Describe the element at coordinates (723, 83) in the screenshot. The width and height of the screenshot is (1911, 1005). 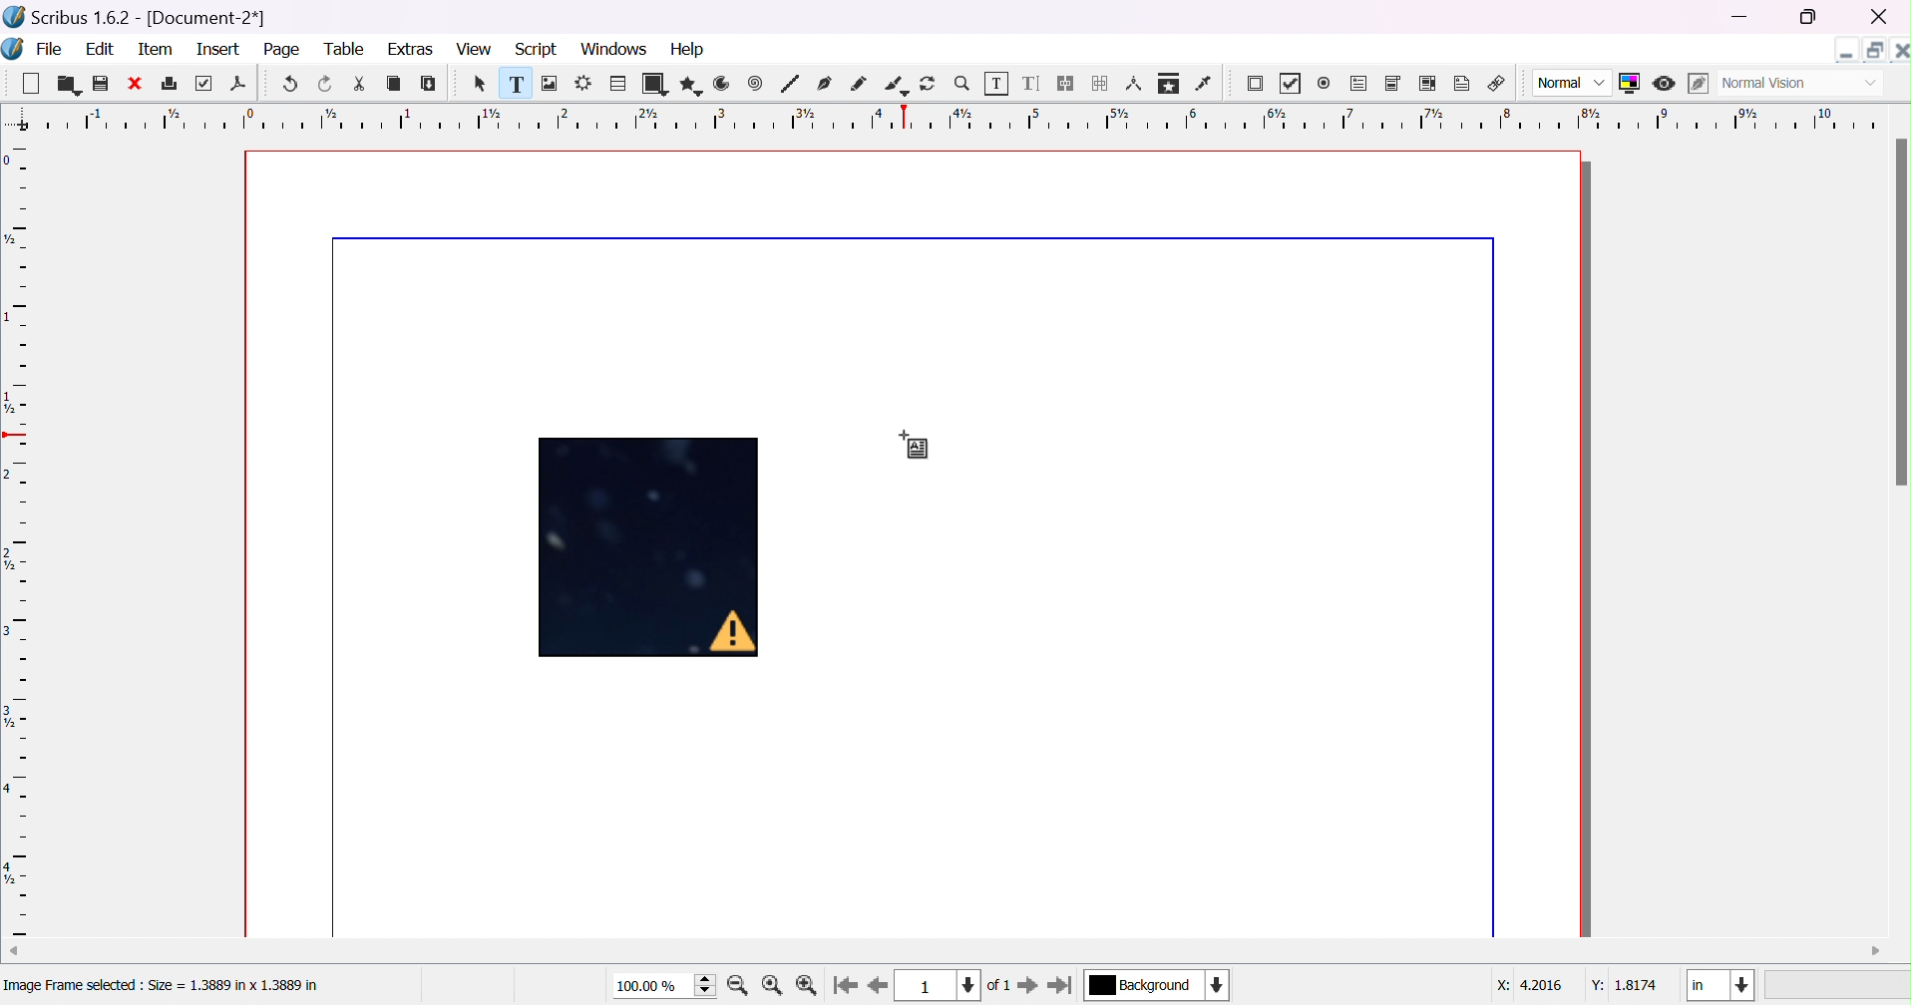
I see `arc` at that location.